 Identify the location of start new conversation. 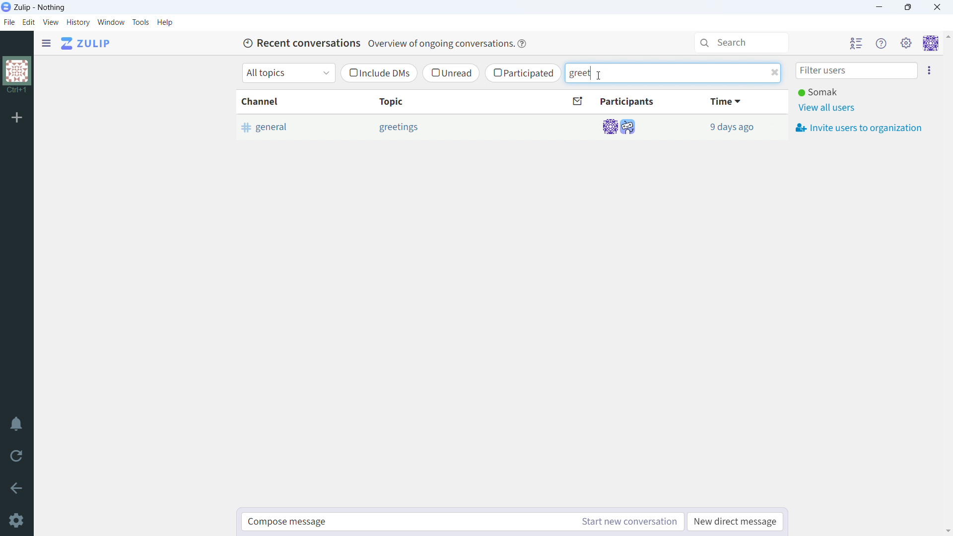
(627, 522).